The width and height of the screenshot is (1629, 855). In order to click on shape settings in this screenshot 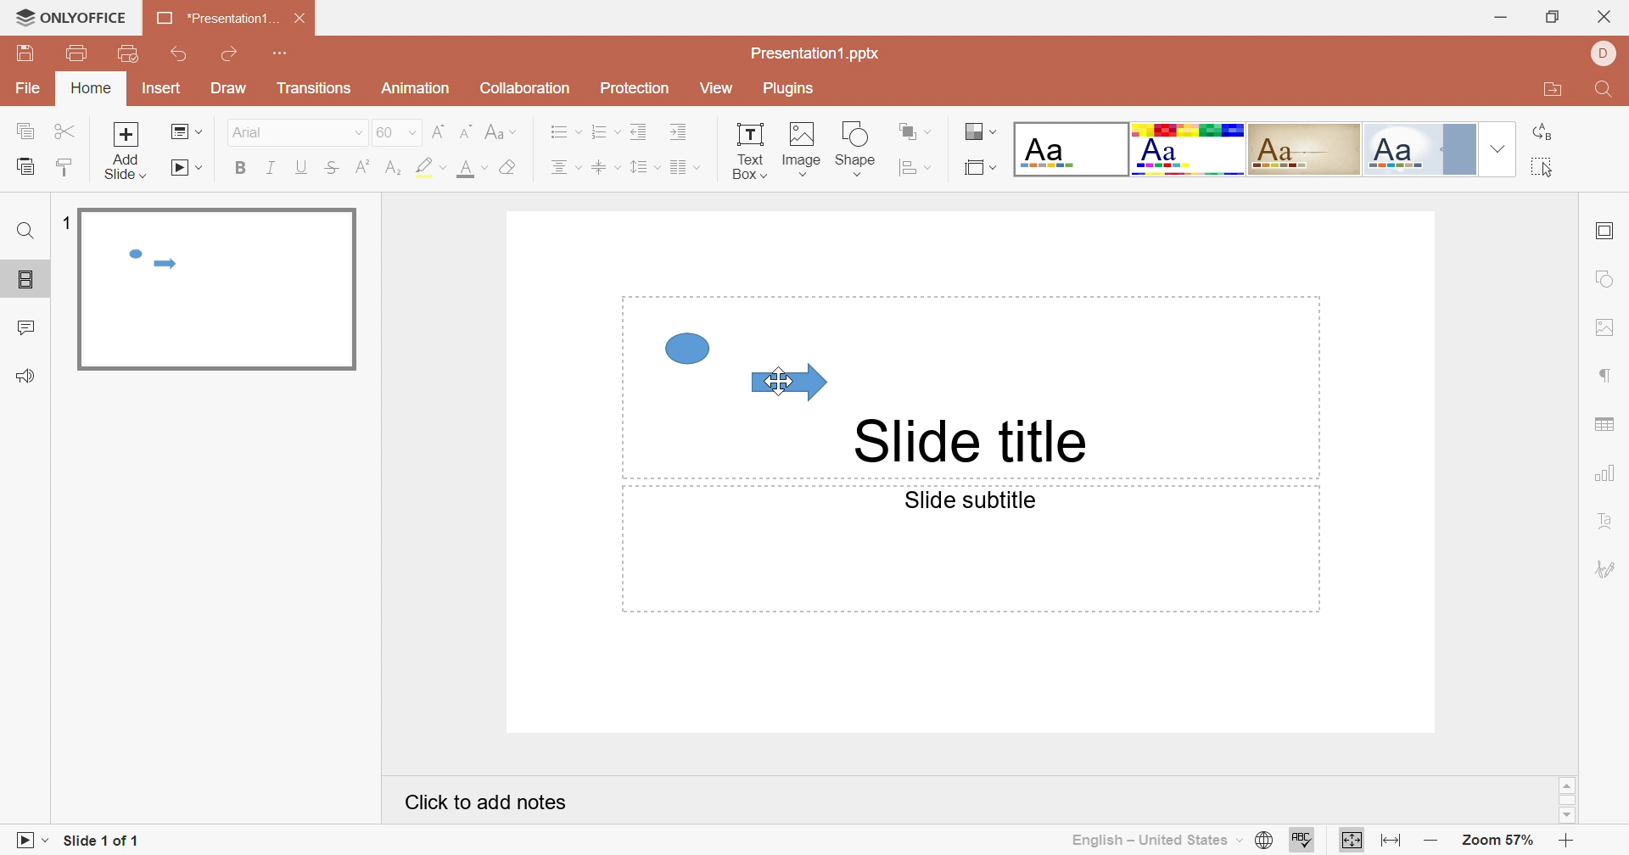, I will do `click(1603, 282)`.